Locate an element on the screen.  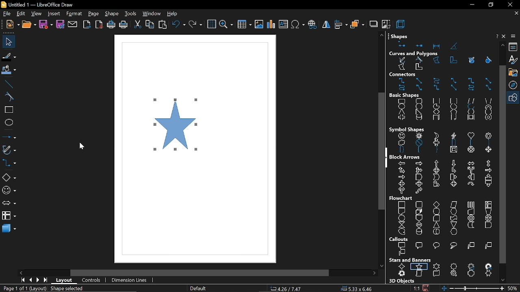
insert symbol is located at coordinates (298, 25).